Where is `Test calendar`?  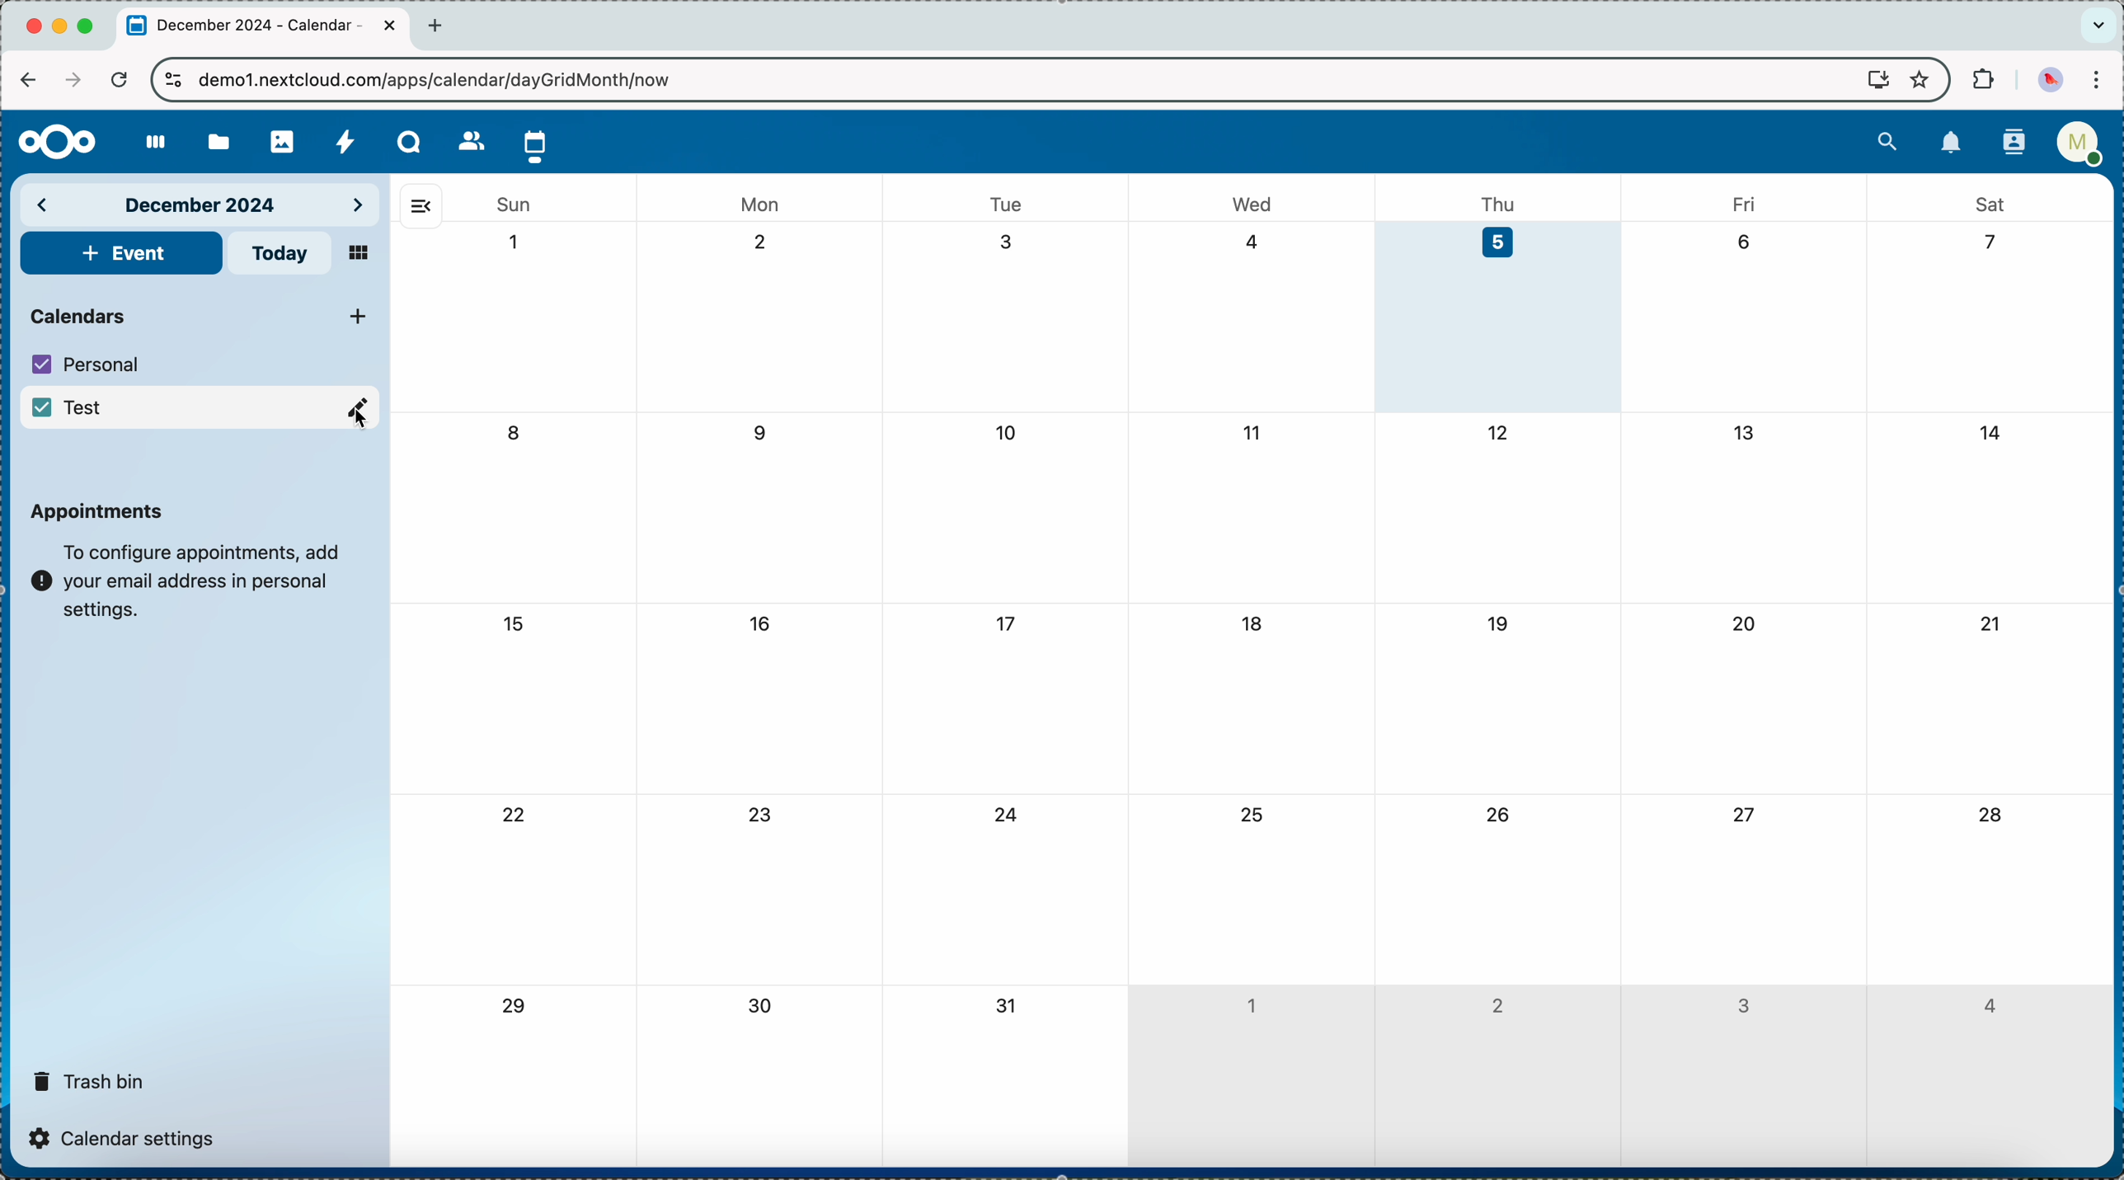 Test calendar is located at coordinates (202, 408).